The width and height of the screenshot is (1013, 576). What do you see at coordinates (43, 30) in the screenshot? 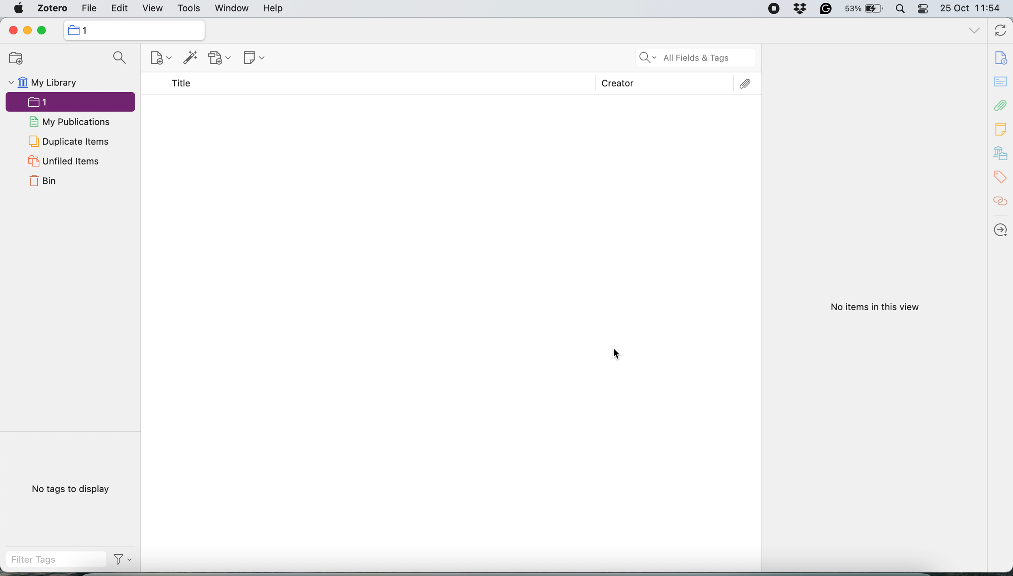
I see `maximise` at bounding box center [43, 30].